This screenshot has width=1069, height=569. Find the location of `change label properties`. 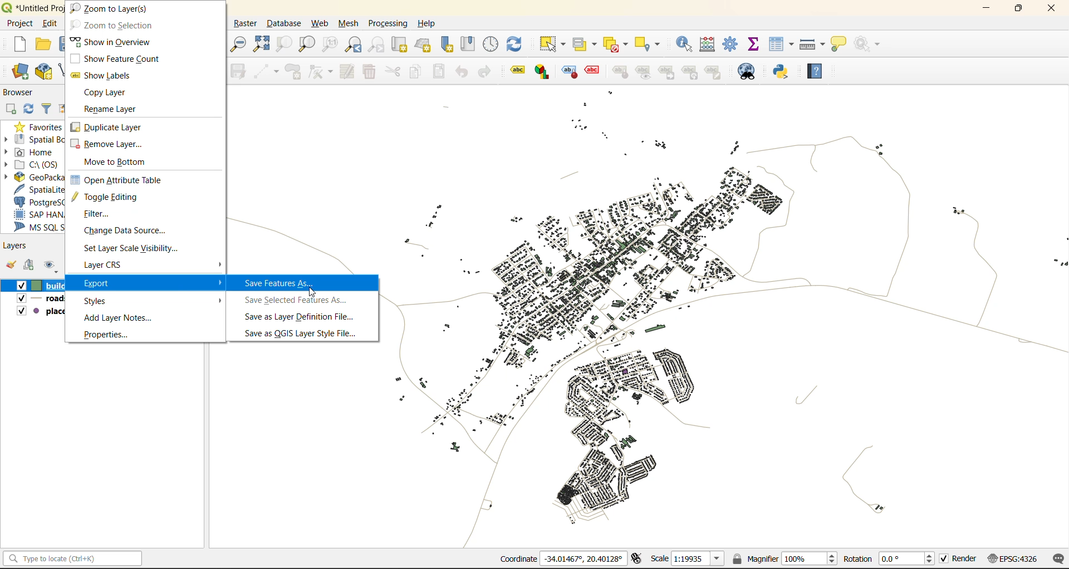

change label properties is located at coordinates (713, 72).